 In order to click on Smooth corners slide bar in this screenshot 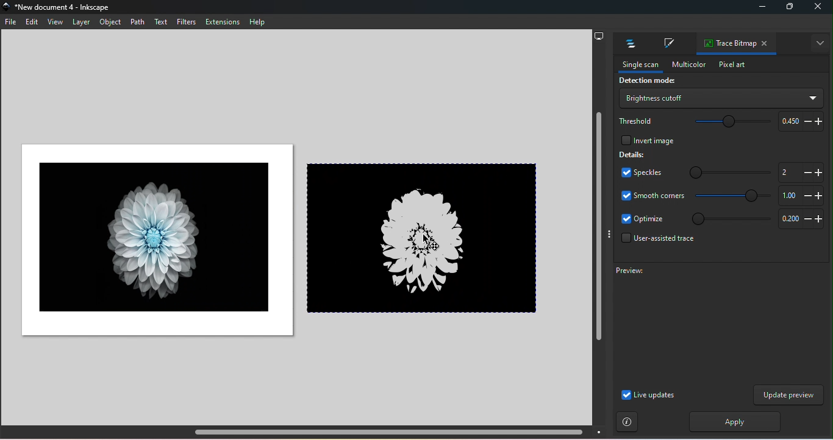, I will do `click(734, 196)`.